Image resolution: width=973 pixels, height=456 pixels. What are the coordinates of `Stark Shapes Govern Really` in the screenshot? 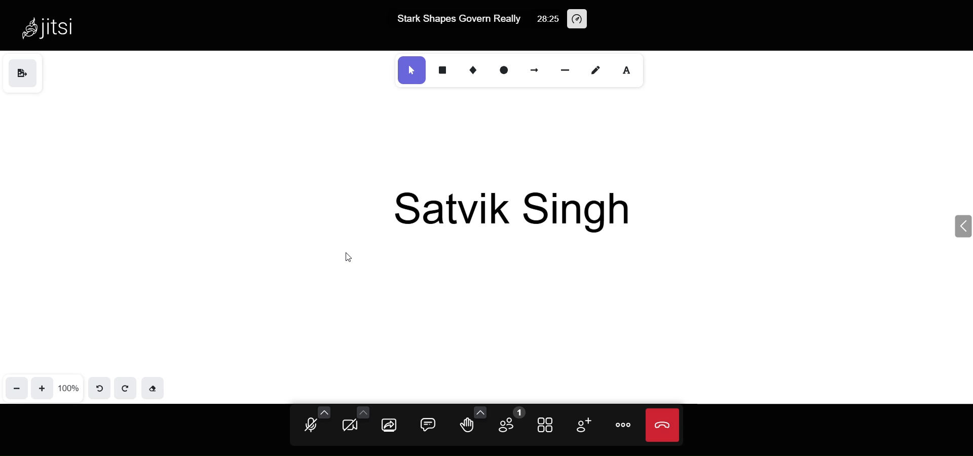 It's located at (457, 19).